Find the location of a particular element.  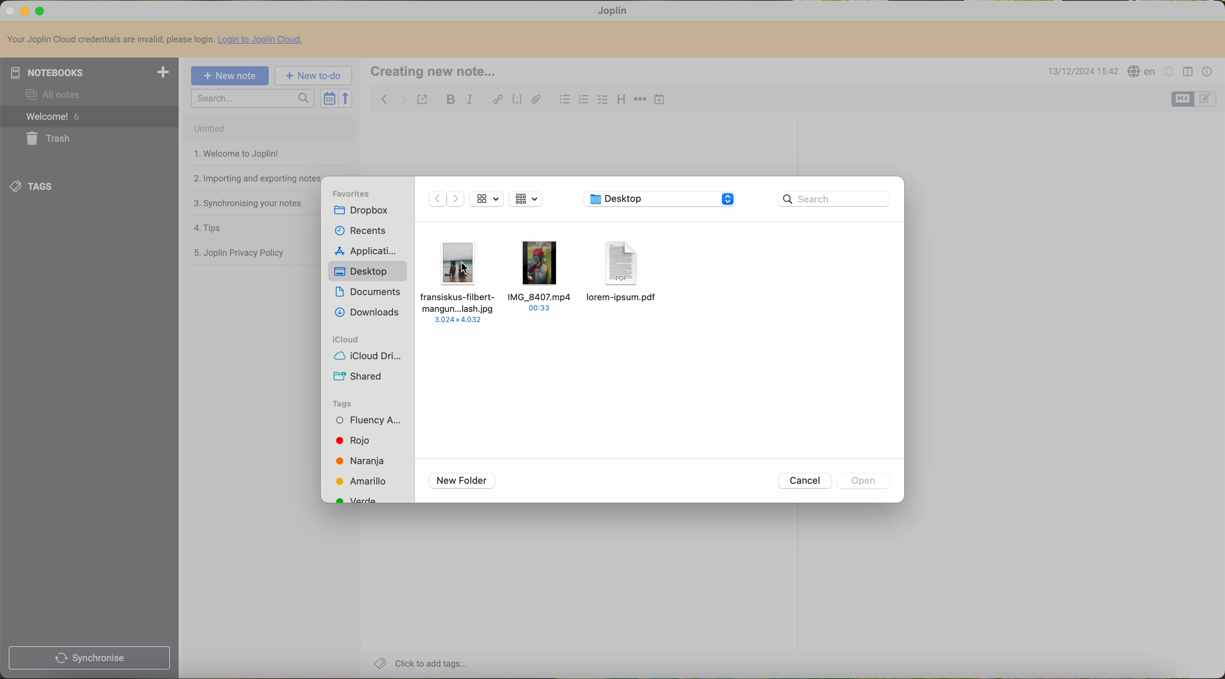

favorites is located at coordinates (352, 193).